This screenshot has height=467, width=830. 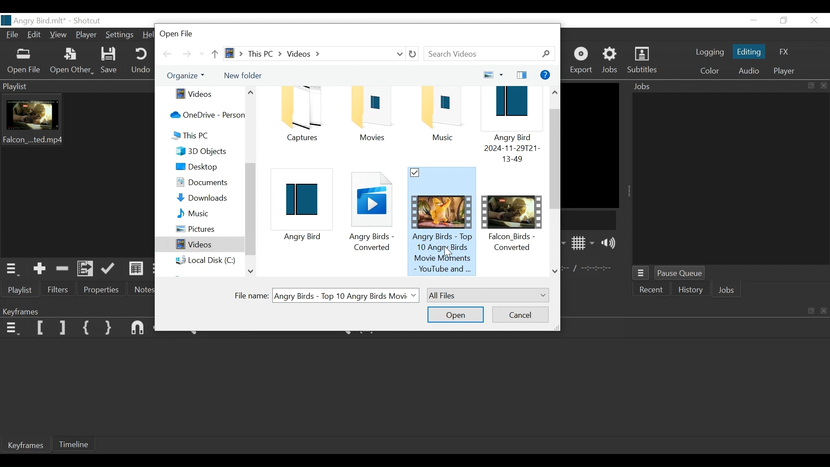 What do you see at coordinates (63, 328) in the screenshot?
I see `Set Filter last` at bounding box center [63, 328].